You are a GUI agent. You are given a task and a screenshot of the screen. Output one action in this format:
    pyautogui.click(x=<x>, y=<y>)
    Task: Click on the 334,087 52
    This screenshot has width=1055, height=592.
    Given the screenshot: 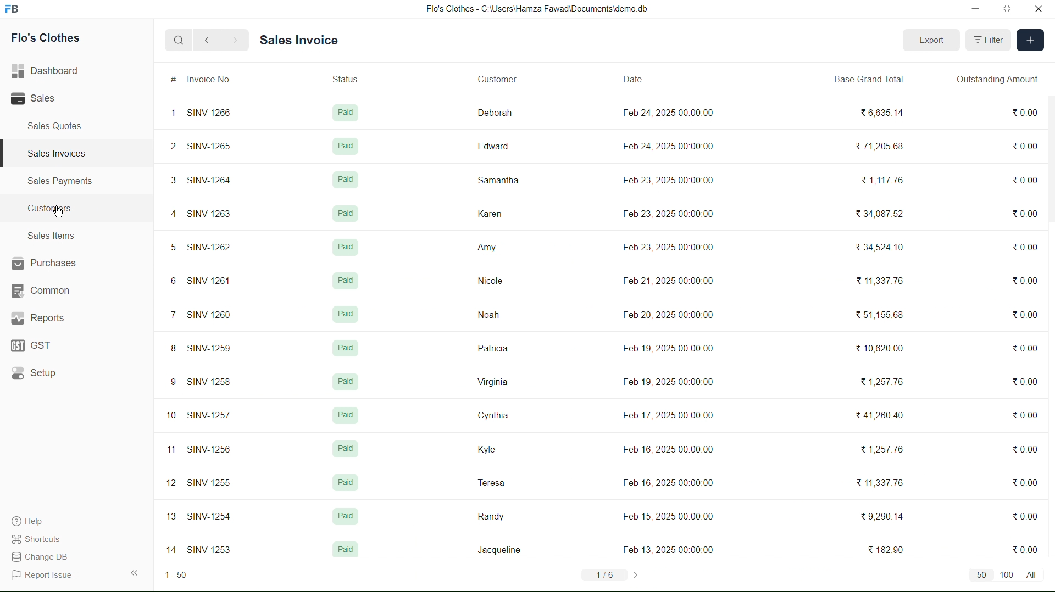 What is the action you would take?
    pyautogui.click(x=890, y=216)
    